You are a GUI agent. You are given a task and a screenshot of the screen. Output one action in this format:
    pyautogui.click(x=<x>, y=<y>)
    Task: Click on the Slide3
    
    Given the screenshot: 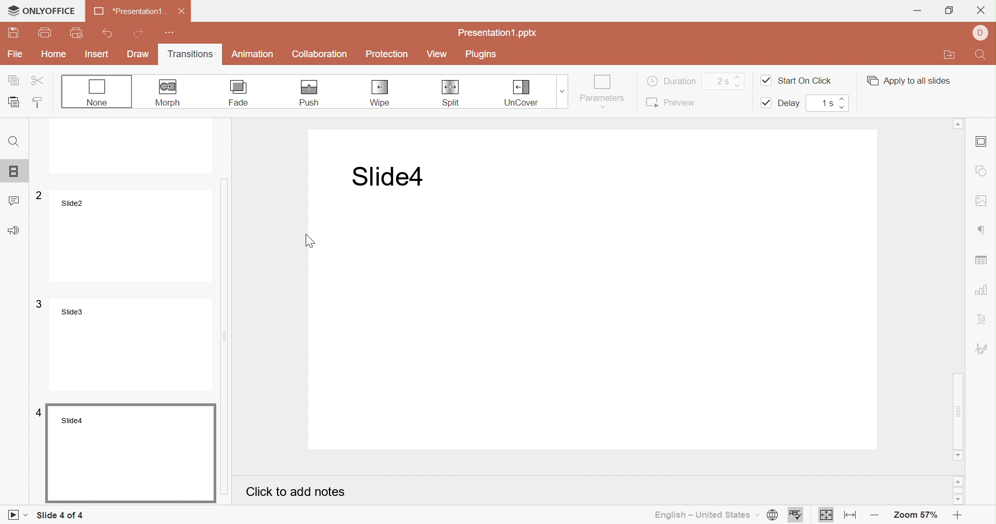 What is the action you would take?
    pyautogui.click(x=126, y=346)
    